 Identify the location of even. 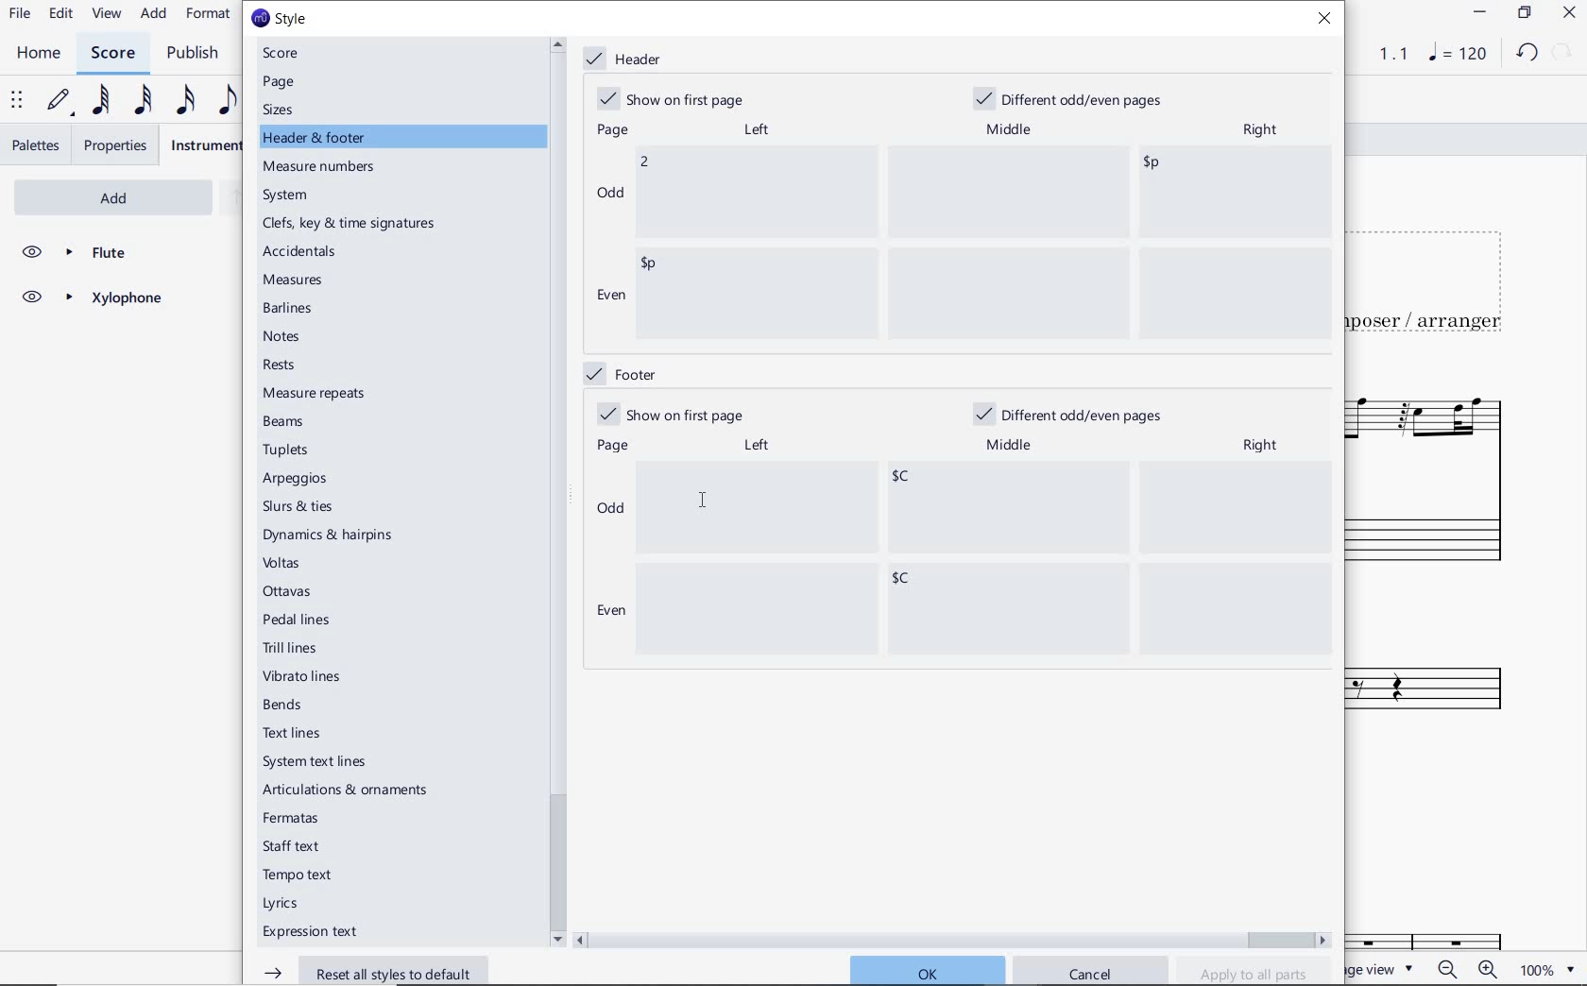
(609, 297).